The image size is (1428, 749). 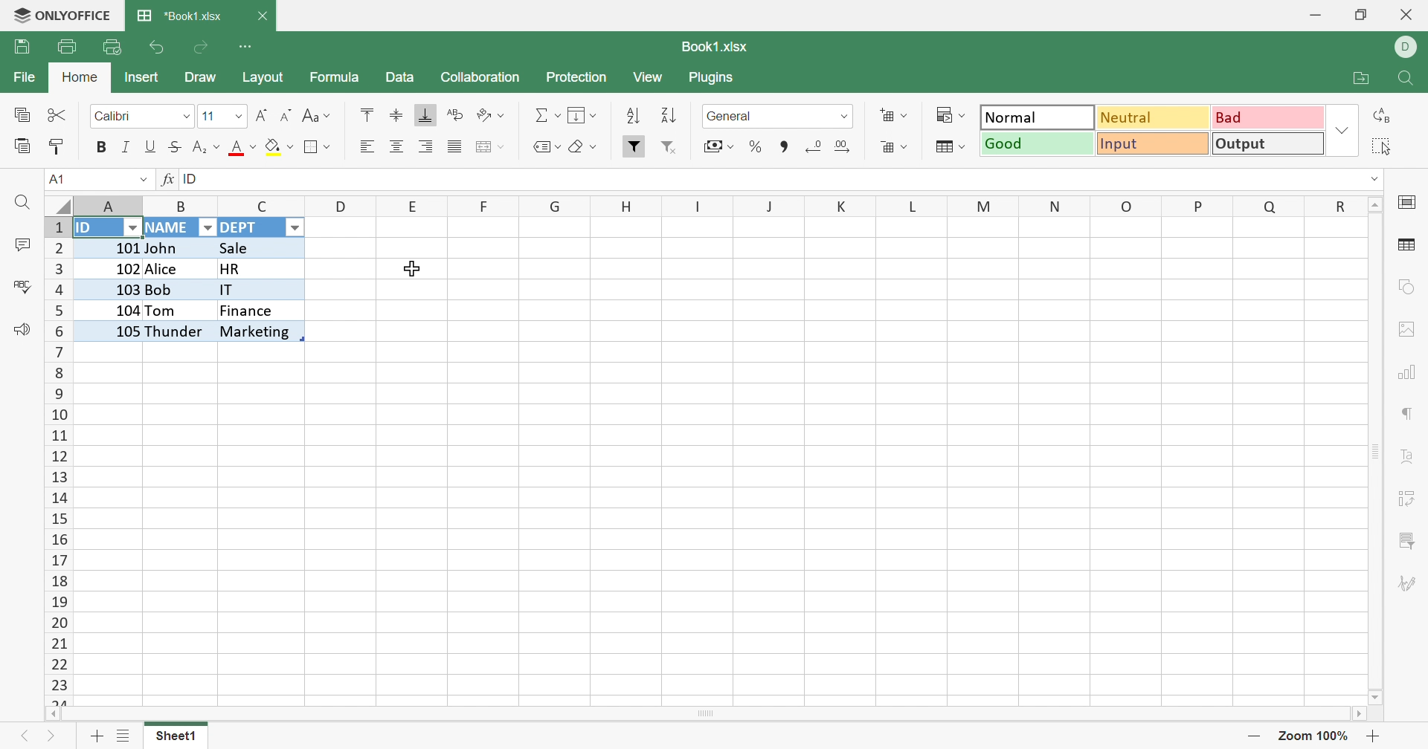 What do you see at coordinates (29, 739) in the screenshot?
I see `Previous` at bounding box center [29, 739].